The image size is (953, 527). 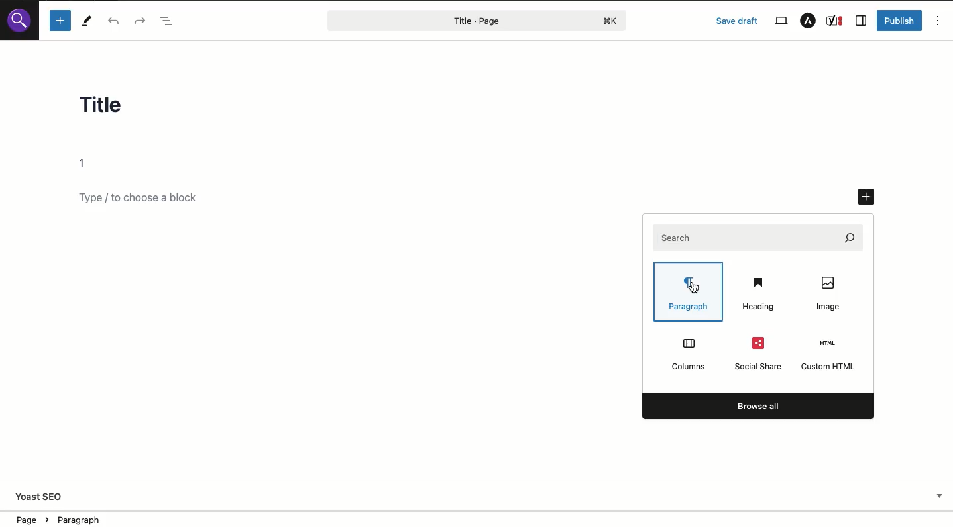 I want to click on Image, so click(x=832, y=293).